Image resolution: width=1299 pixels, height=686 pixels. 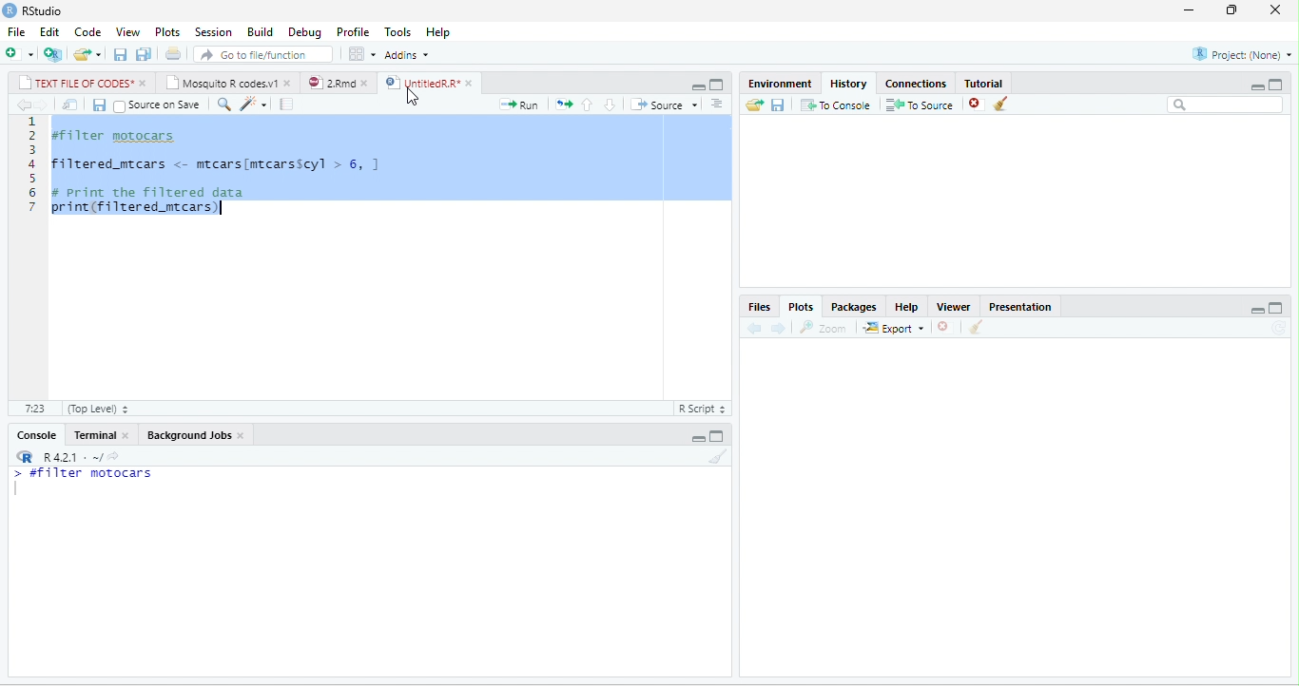 I want to click on rerun, so click(x=564, y=105).